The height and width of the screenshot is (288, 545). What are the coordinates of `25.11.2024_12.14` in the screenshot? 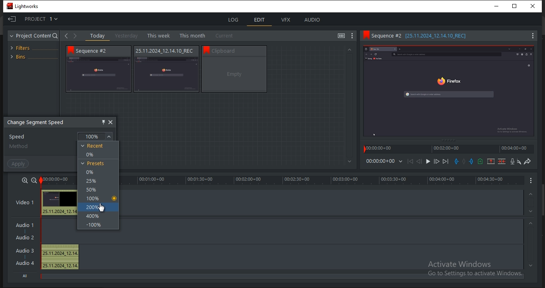 It's located at (61, 212).